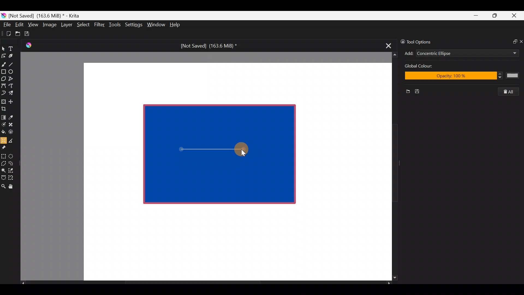 The width and height of the screenshot is (524, 295). What do you see at coordinates (13, 155) in the screenshot?
I see `Elliptical selection tool` at bounding box center [13, 155].